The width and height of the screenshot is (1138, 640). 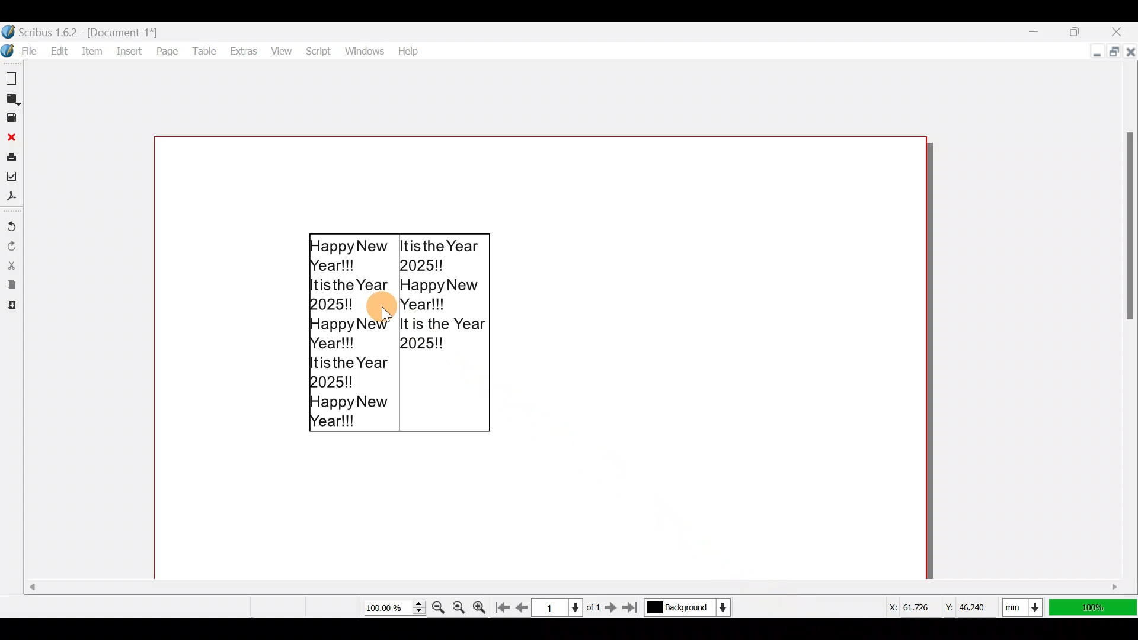 What do you see at coordinates (385, 315) in the screenshot?
I see `Cursor on text frame` at bounding box center [385, 315].